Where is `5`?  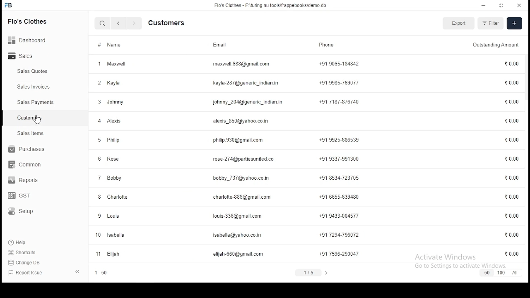 5 is located at coordinates (99, 140).